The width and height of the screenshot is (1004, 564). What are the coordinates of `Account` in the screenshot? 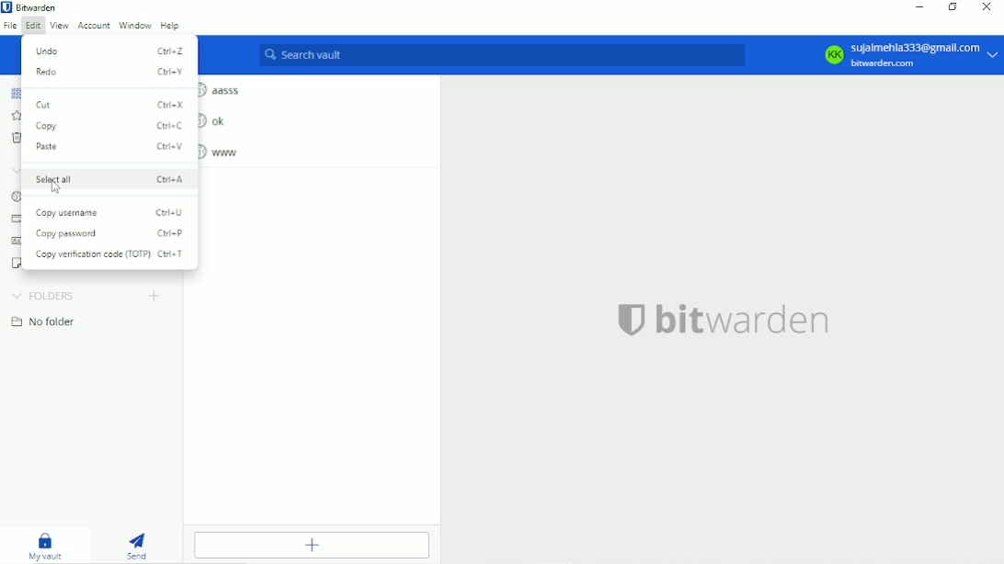 It's located at (95, 27).